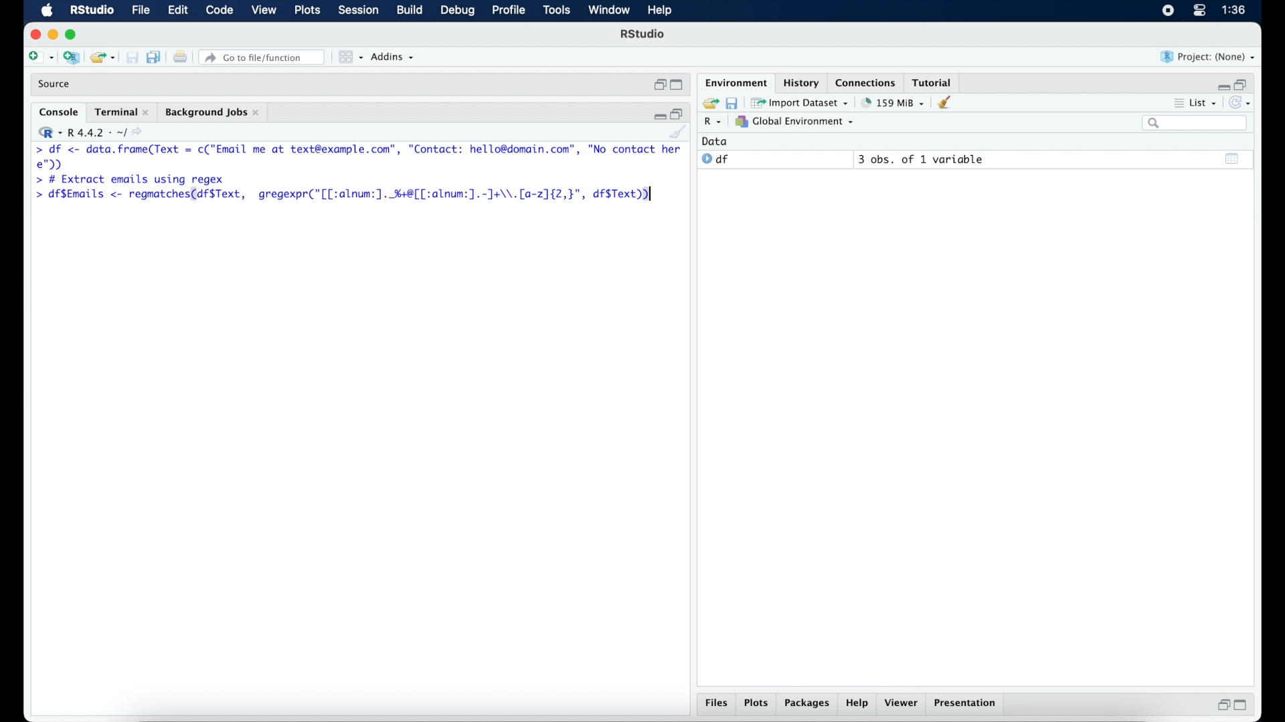  What do you see at coordinates (658, 85) in the screenshot?
I see `restore down` at bounding box center [658, 85].